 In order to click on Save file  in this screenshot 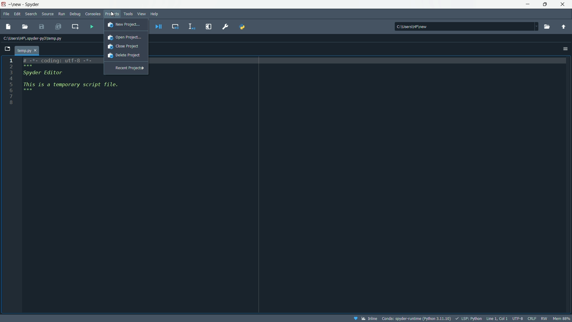, I will do `click(43, 27)`.